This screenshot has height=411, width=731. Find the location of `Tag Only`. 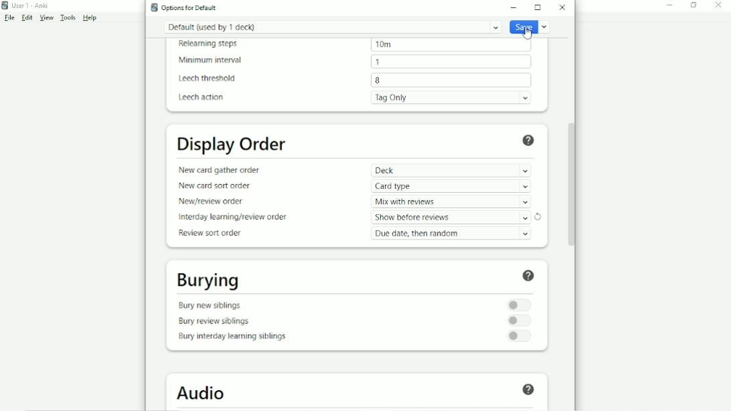

Tag Only is located at coordinates (451, 98).